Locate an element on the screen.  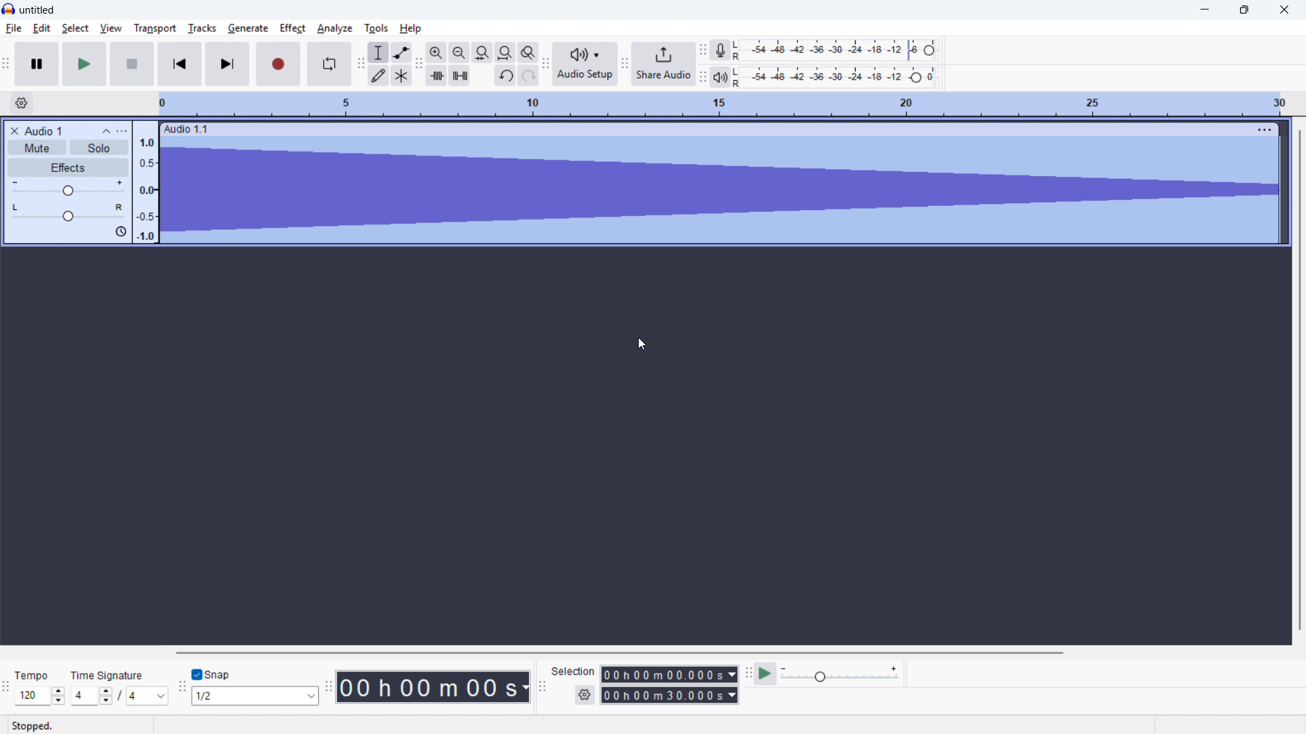
Tools toolbar  is located at coordinates (360, 65).